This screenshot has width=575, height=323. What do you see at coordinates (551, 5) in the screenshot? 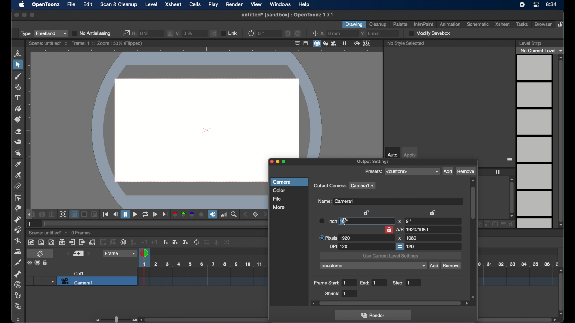
I see `time` at bounding box center [551, 5].